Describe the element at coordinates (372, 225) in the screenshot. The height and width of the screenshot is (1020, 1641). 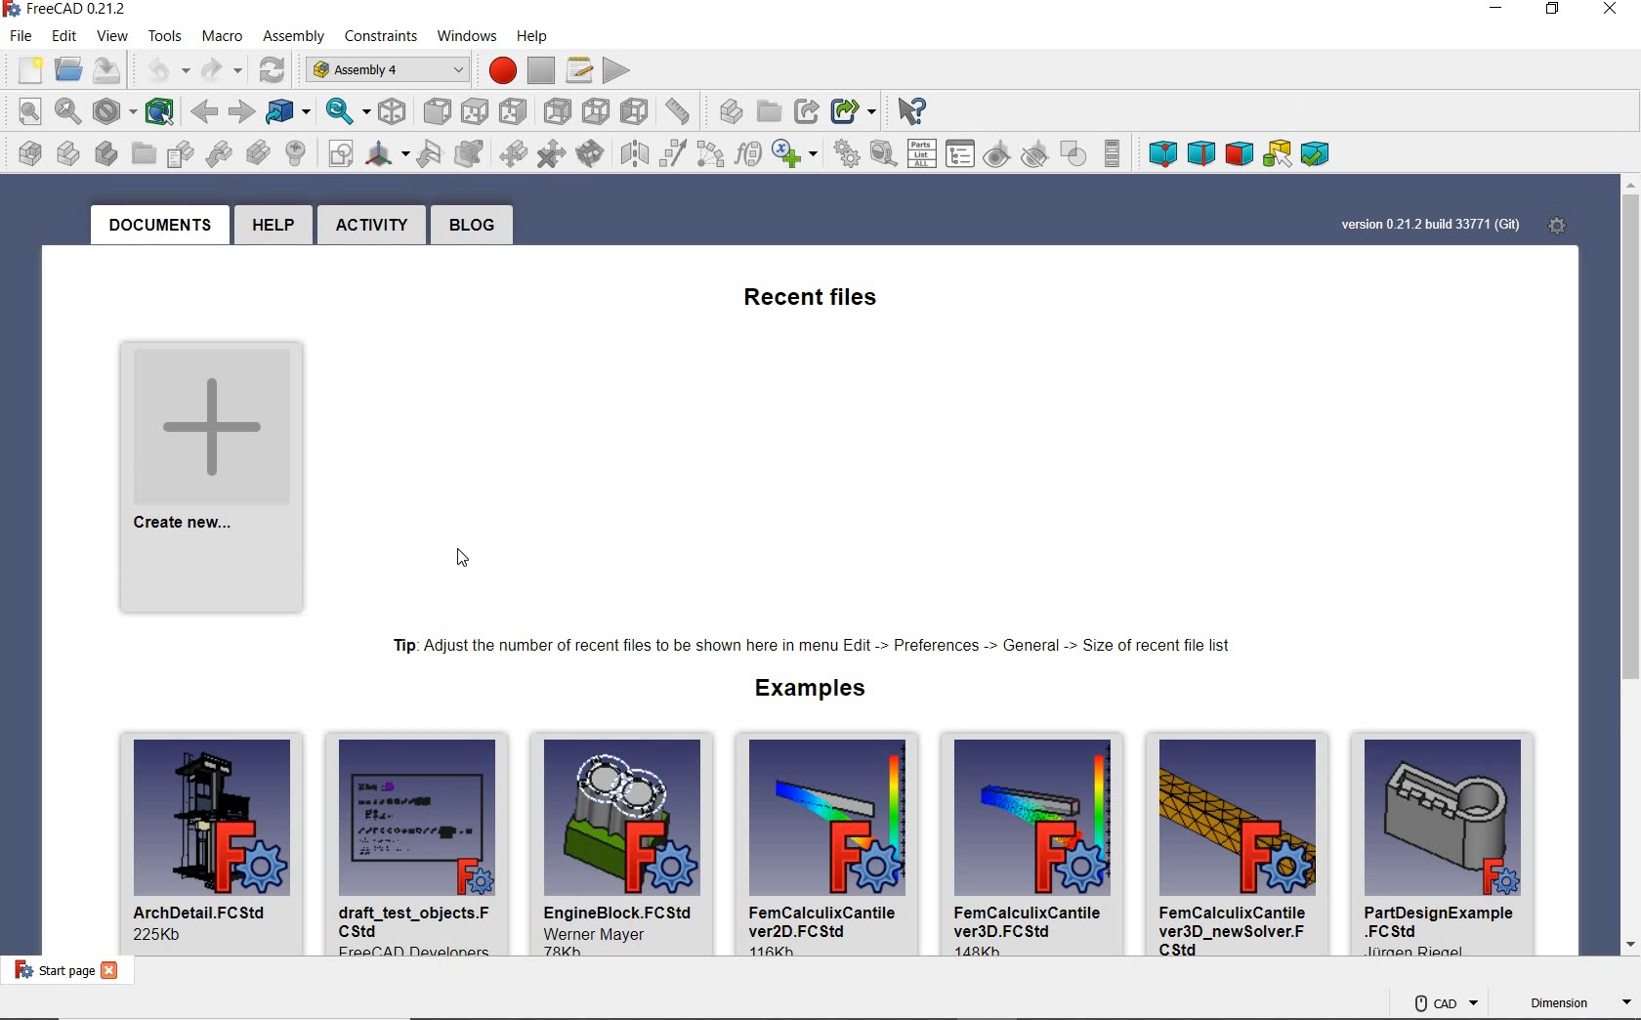
I see `activity` at that location.